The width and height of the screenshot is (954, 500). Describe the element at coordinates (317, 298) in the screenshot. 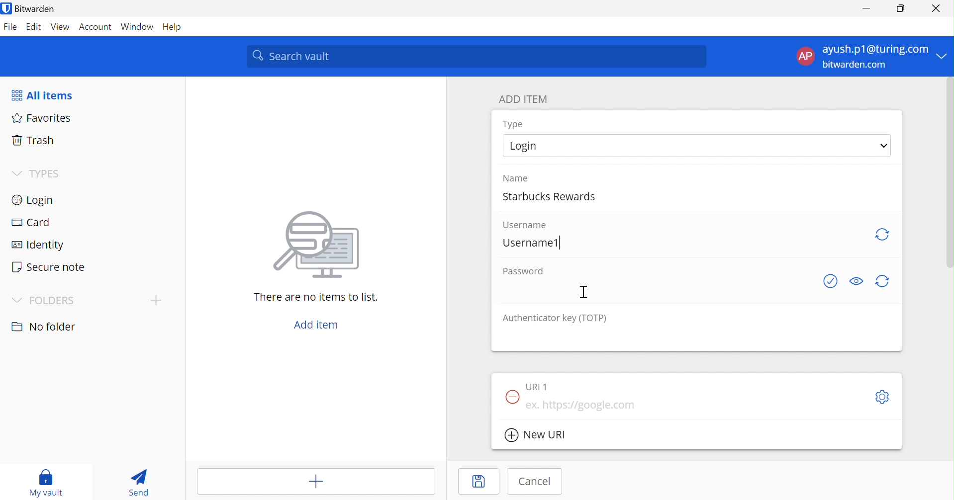

I see `There are no items to list.` at that location.